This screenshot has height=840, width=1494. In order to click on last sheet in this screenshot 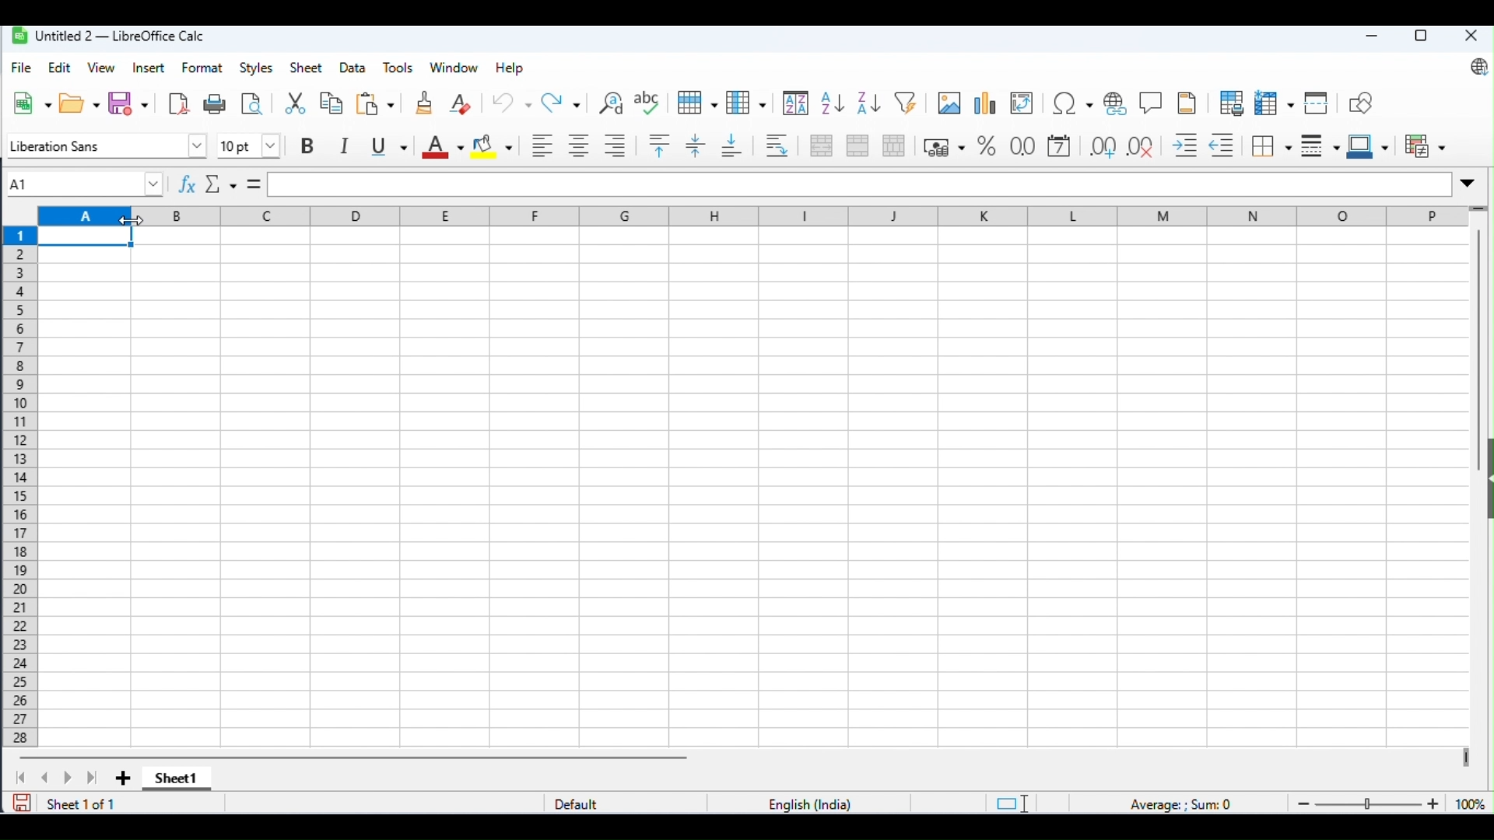, I will do `click(93, 779)`.